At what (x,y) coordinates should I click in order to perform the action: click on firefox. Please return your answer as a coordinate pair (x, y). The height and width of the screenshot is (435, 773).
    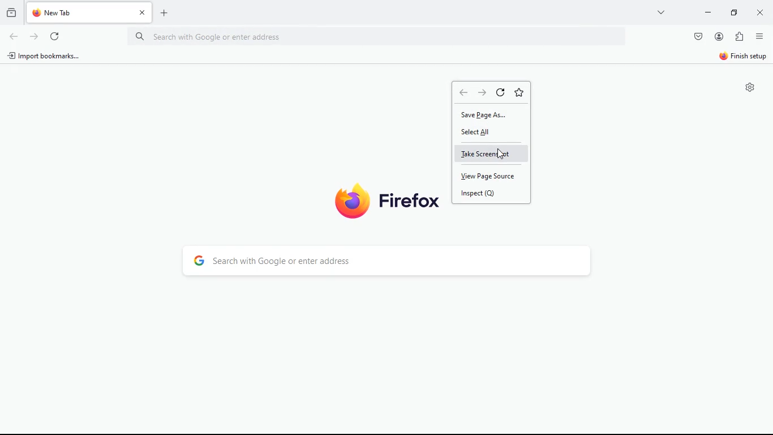
    Looking at the image, I should click on (385, 201).